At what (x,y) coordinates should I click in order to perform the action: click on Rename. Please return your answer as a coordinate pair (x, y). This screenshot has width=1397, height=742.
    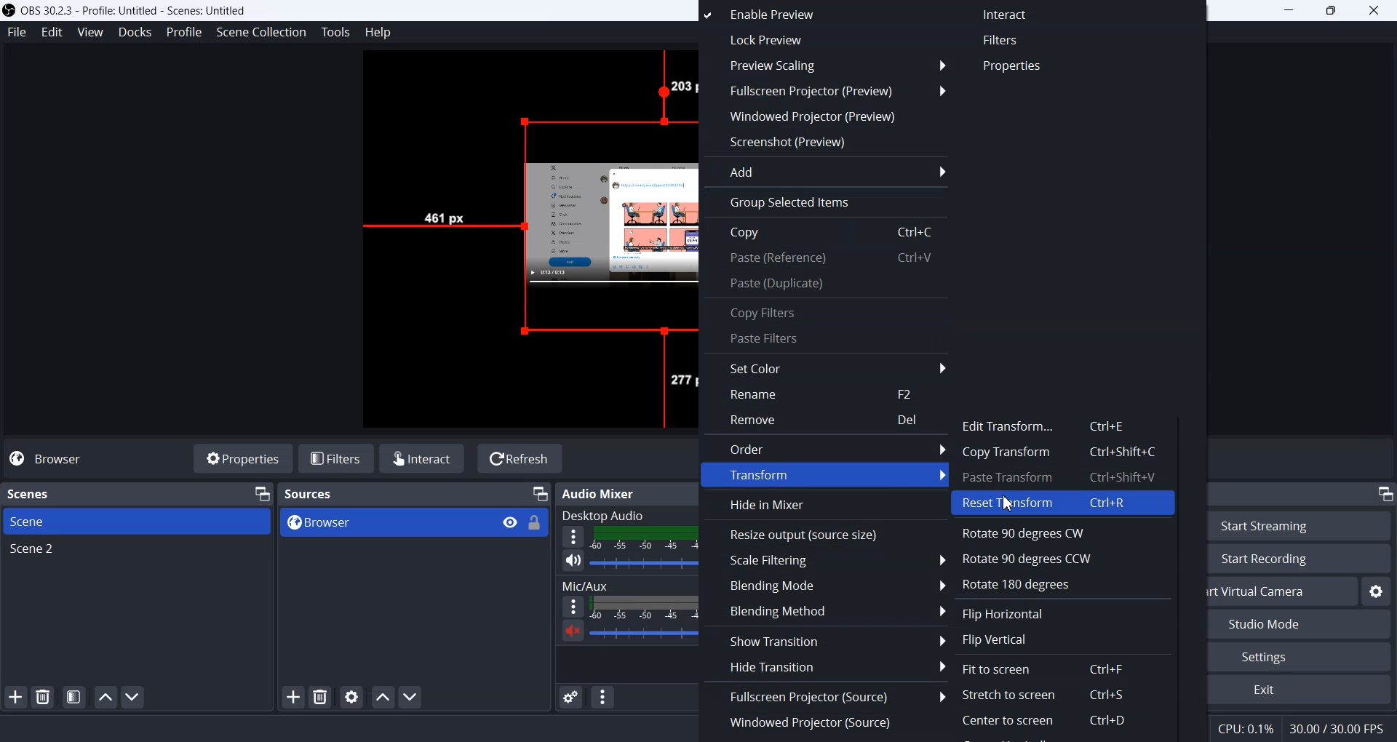
    Looking at the image, I should click on (827, 394).